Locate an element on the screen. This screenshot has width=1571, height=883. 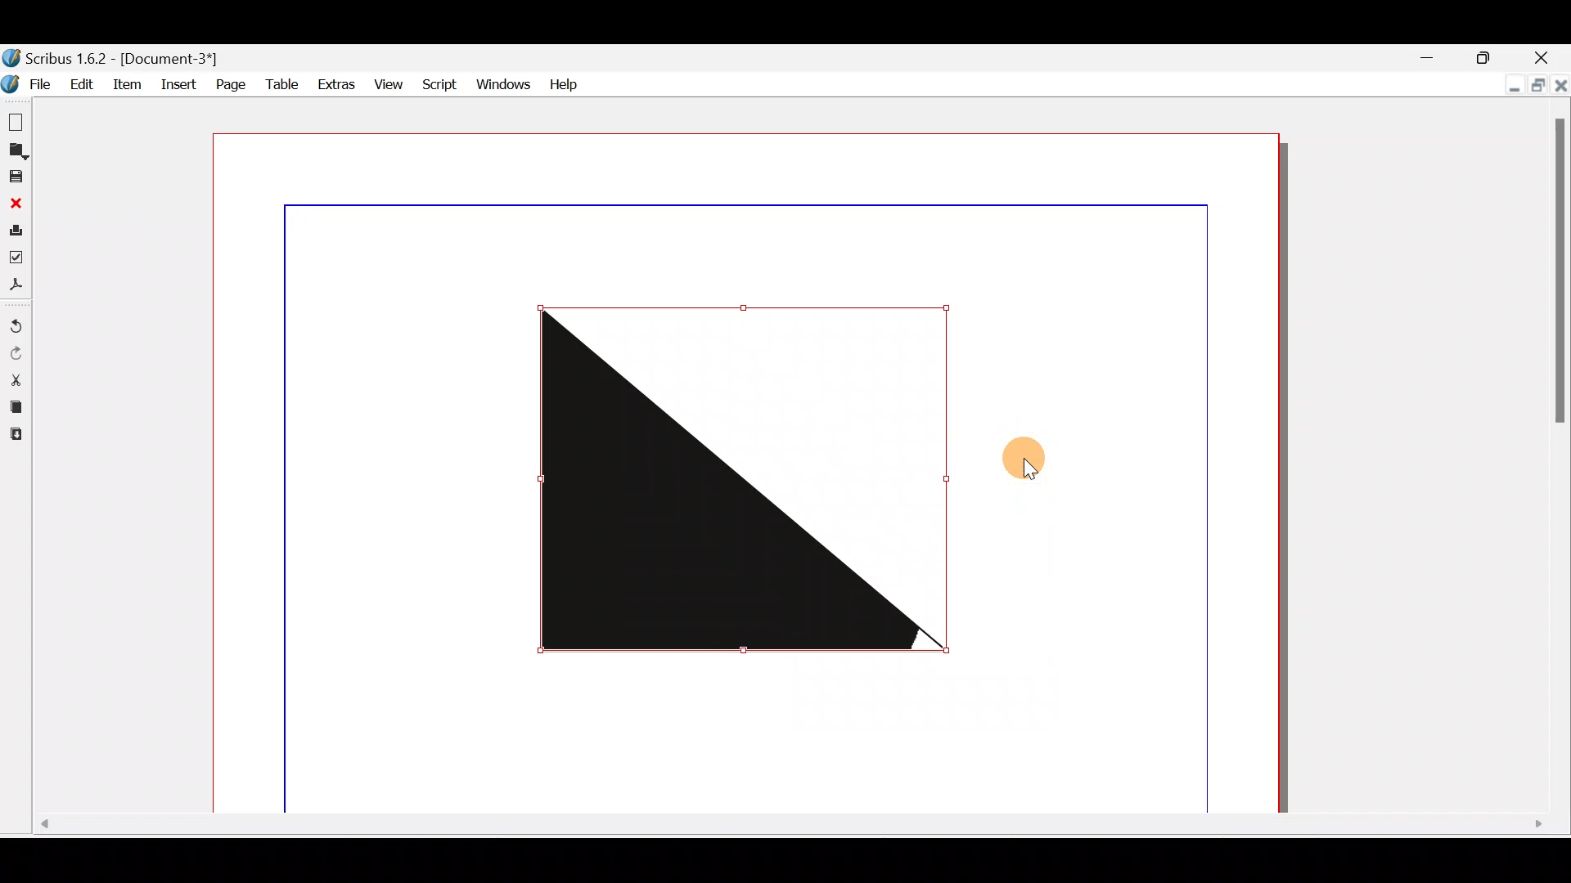
Open is located at coordinates (18, 150).